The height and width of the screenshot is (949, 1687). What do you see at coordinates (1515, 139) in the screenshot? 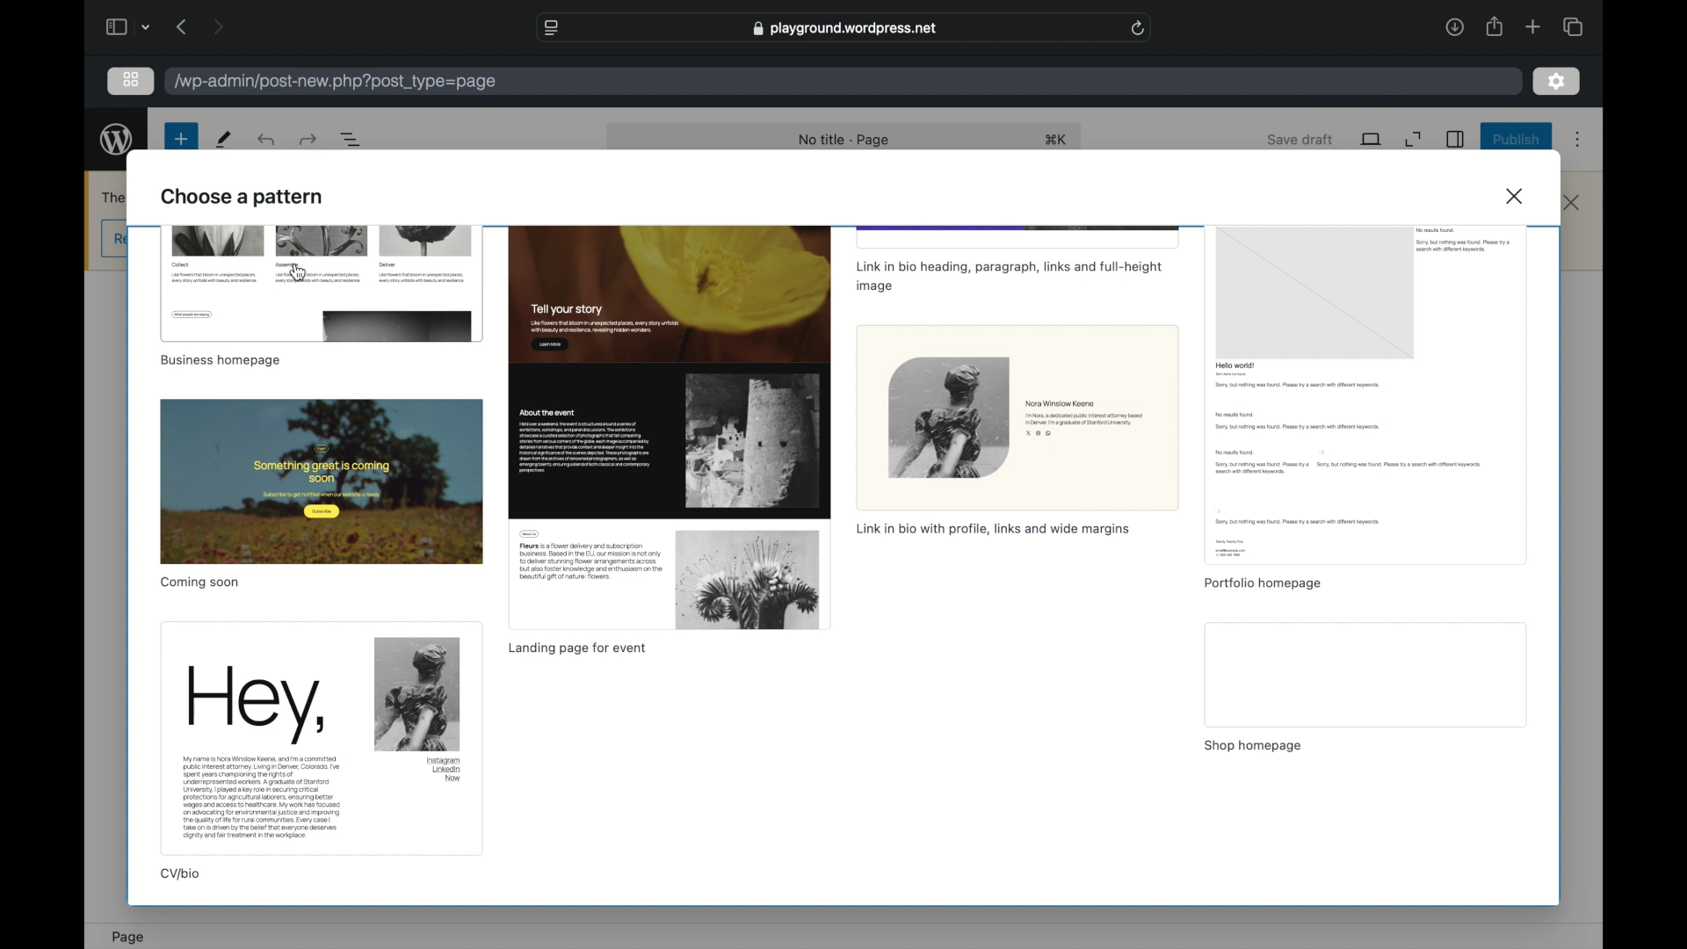
I see `publish` at bounding box center [1515, 139].